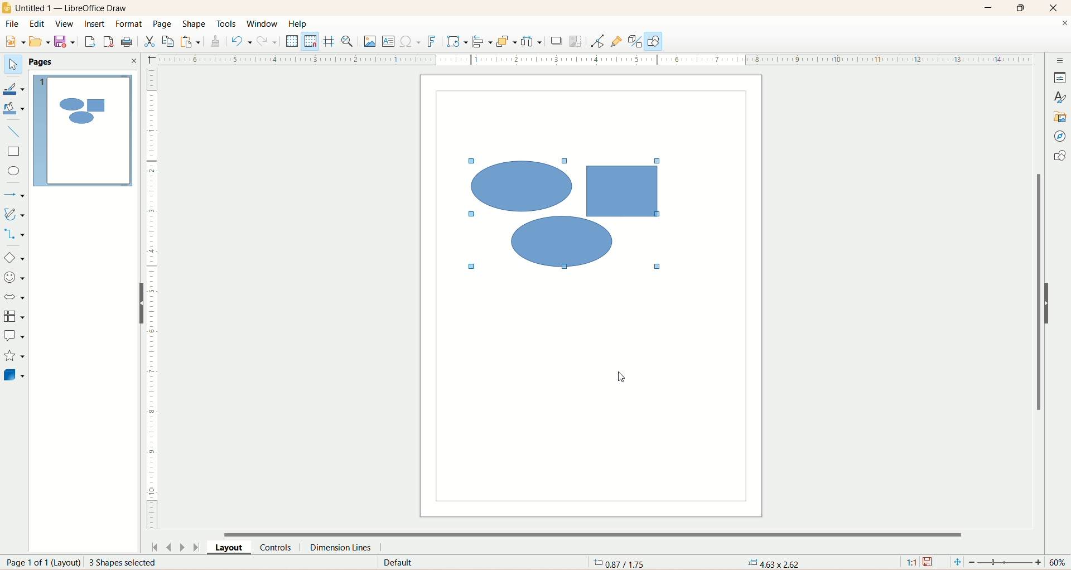  Describe the element at coordinates (576, 42) in the screenshot. I see `crop image` at that location.